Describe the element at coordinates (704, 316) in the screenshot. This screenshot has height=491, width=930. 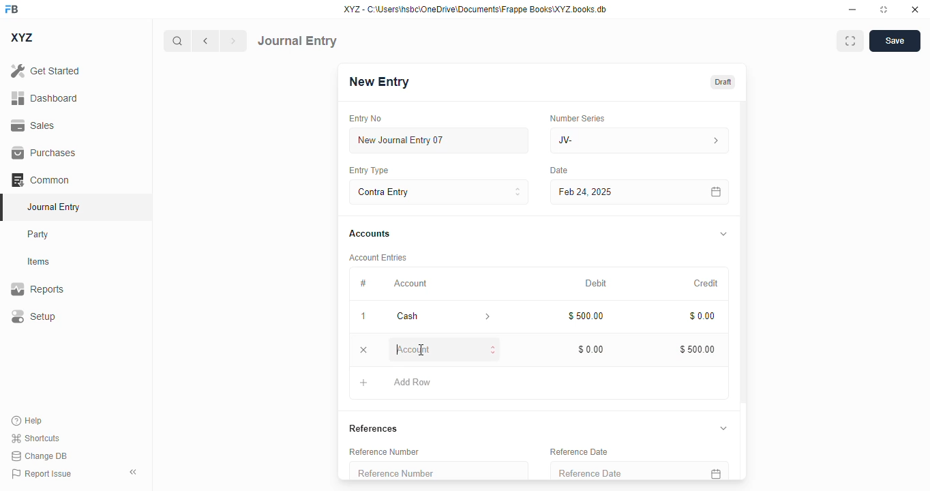
I see `$0.00` at that location.